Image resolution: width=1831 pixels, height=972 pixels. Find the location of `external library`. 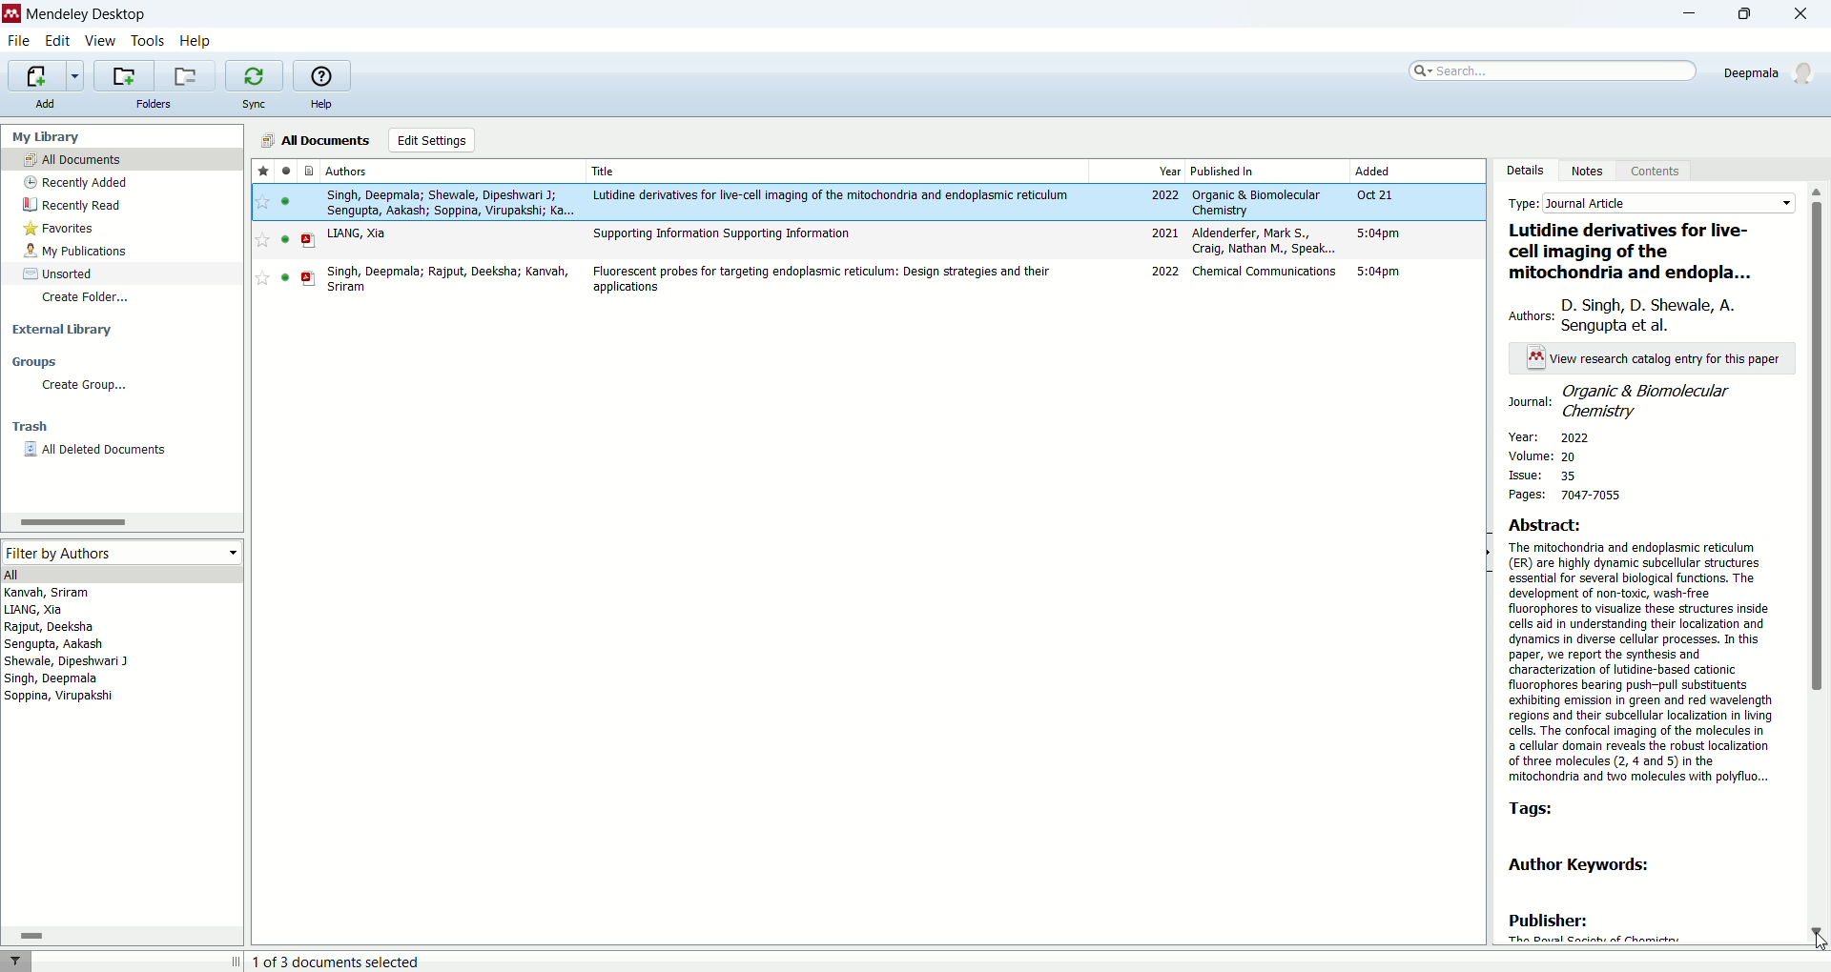

external library is located at coordinates (63, 330).